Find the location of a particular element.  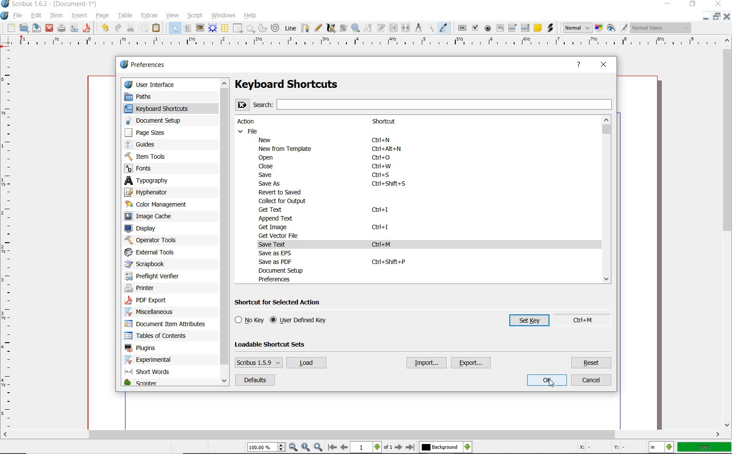

printer is located at coordinates (144, 289).